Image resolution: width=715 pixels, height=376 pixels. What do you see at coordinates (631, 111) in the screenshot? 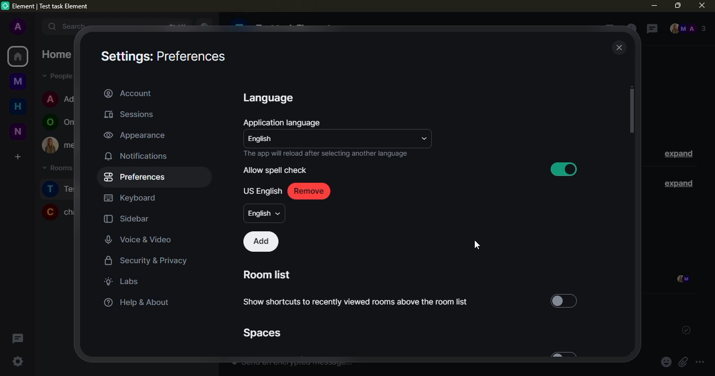
I see `scroll bar` at bounding box center [631, 111].